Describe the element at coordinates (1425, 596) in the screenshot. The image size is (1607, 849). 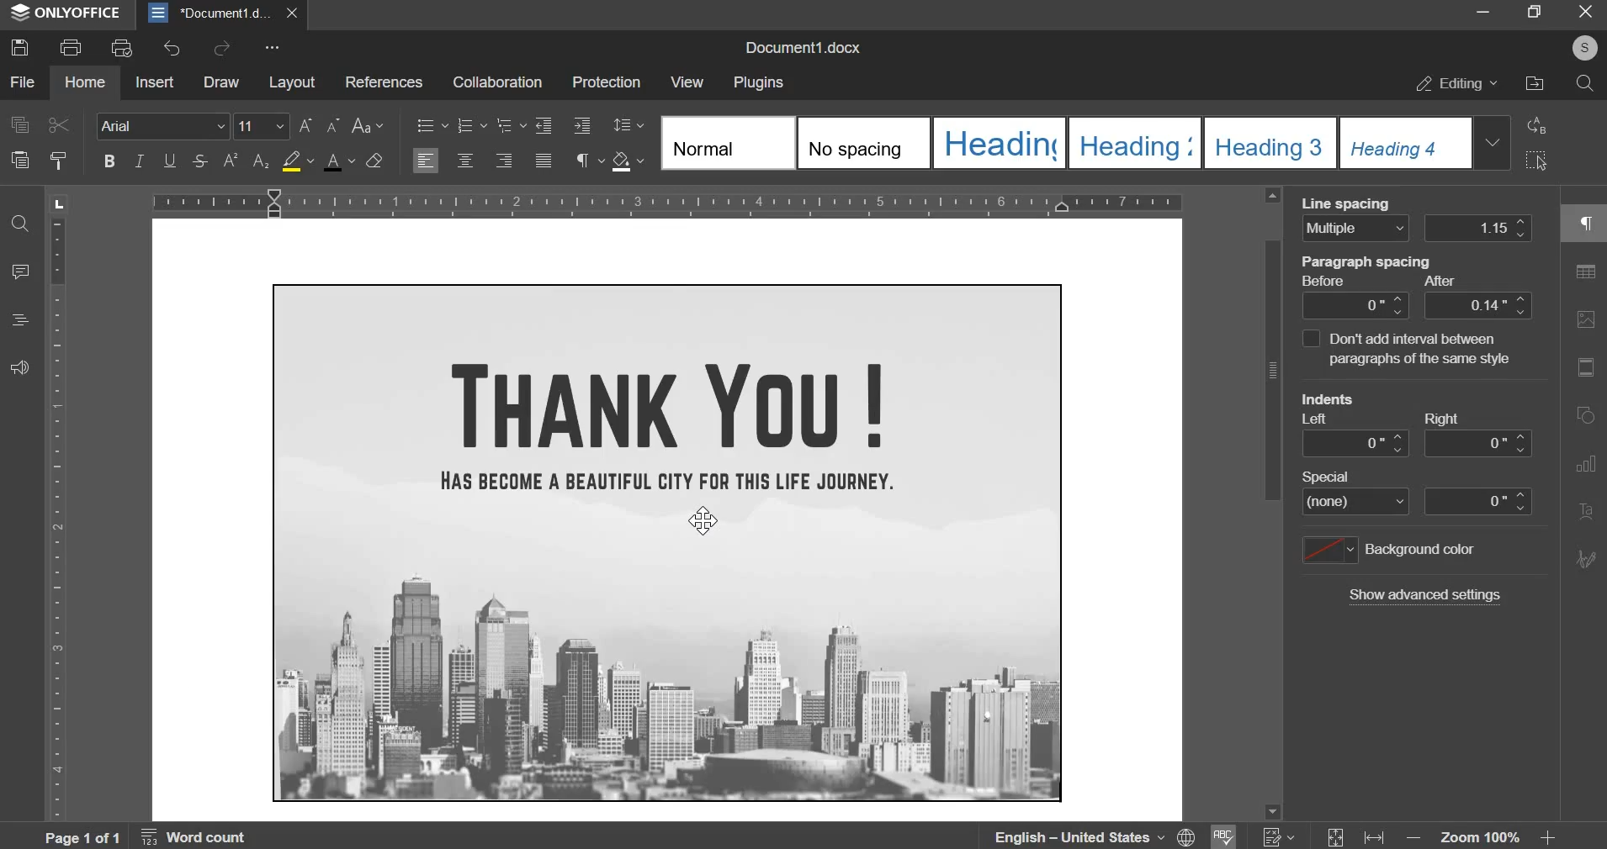
I see `show advanced settings` at that location.